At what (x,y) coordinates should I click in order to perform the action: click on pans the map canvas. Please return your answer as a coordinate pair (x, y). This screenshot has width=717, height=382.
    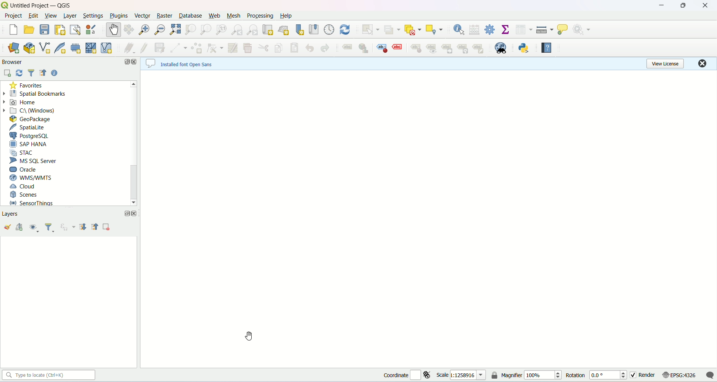
    Looking at the image, I should click on (129, 30).